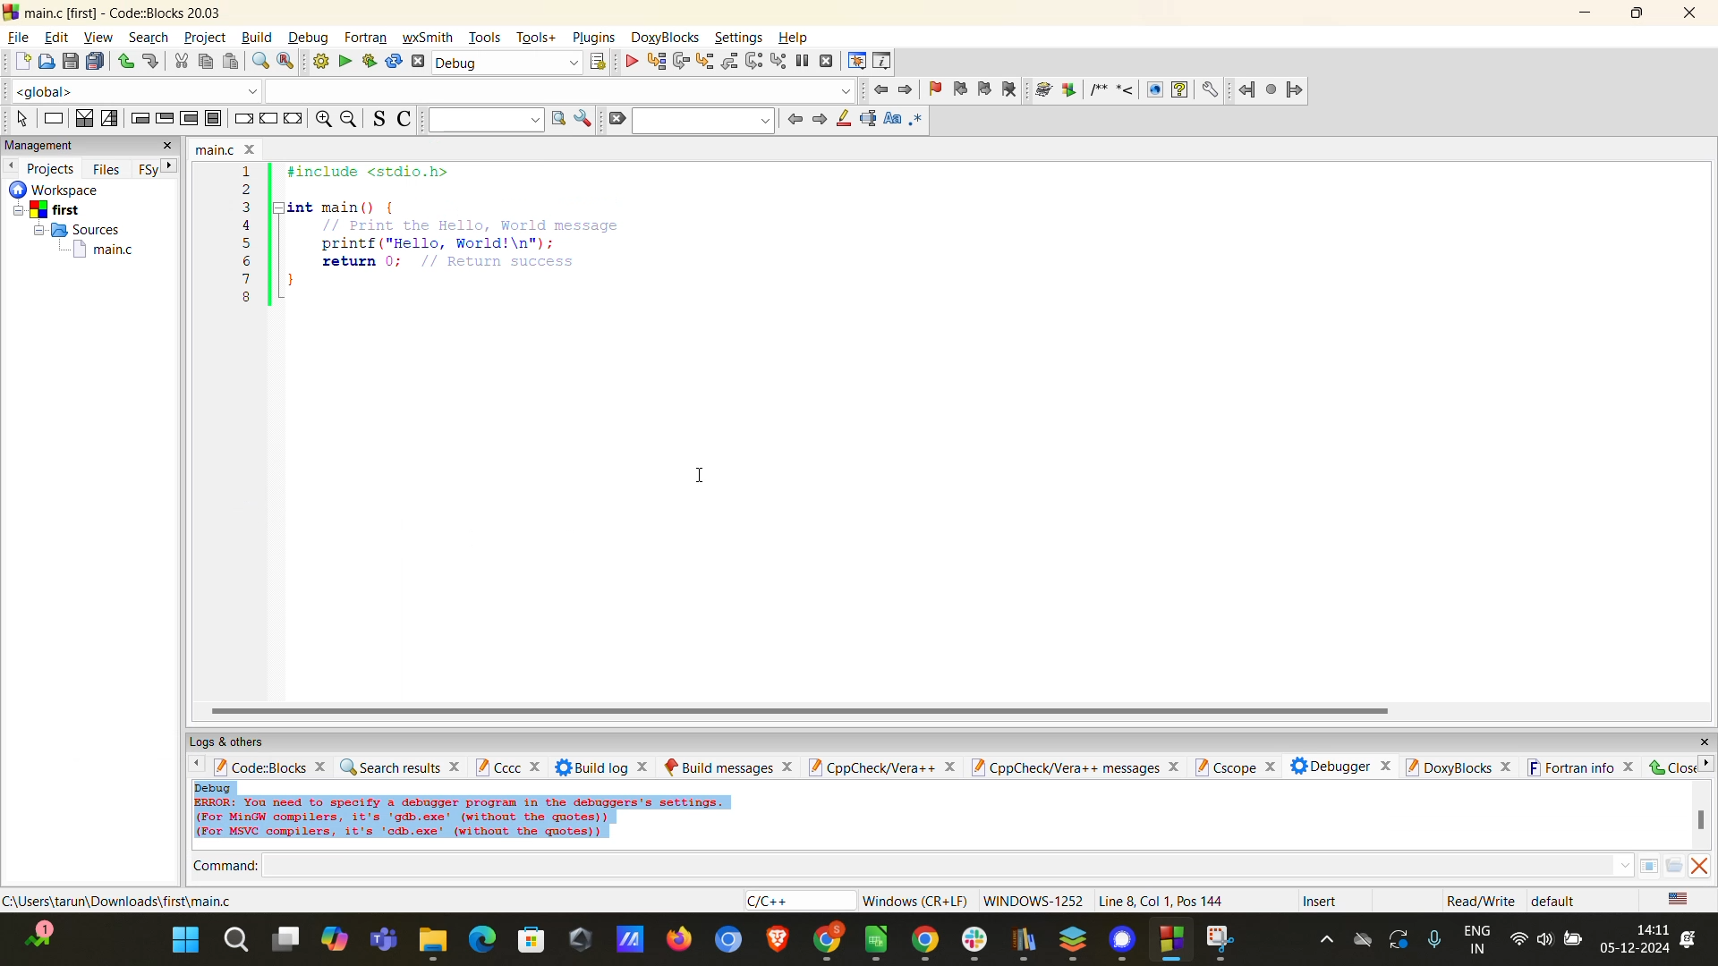 This screenshot has width=1718, height=966. Describe the element at coordinates (293, 123) in the screenshot. I see `return instruction` at that location.